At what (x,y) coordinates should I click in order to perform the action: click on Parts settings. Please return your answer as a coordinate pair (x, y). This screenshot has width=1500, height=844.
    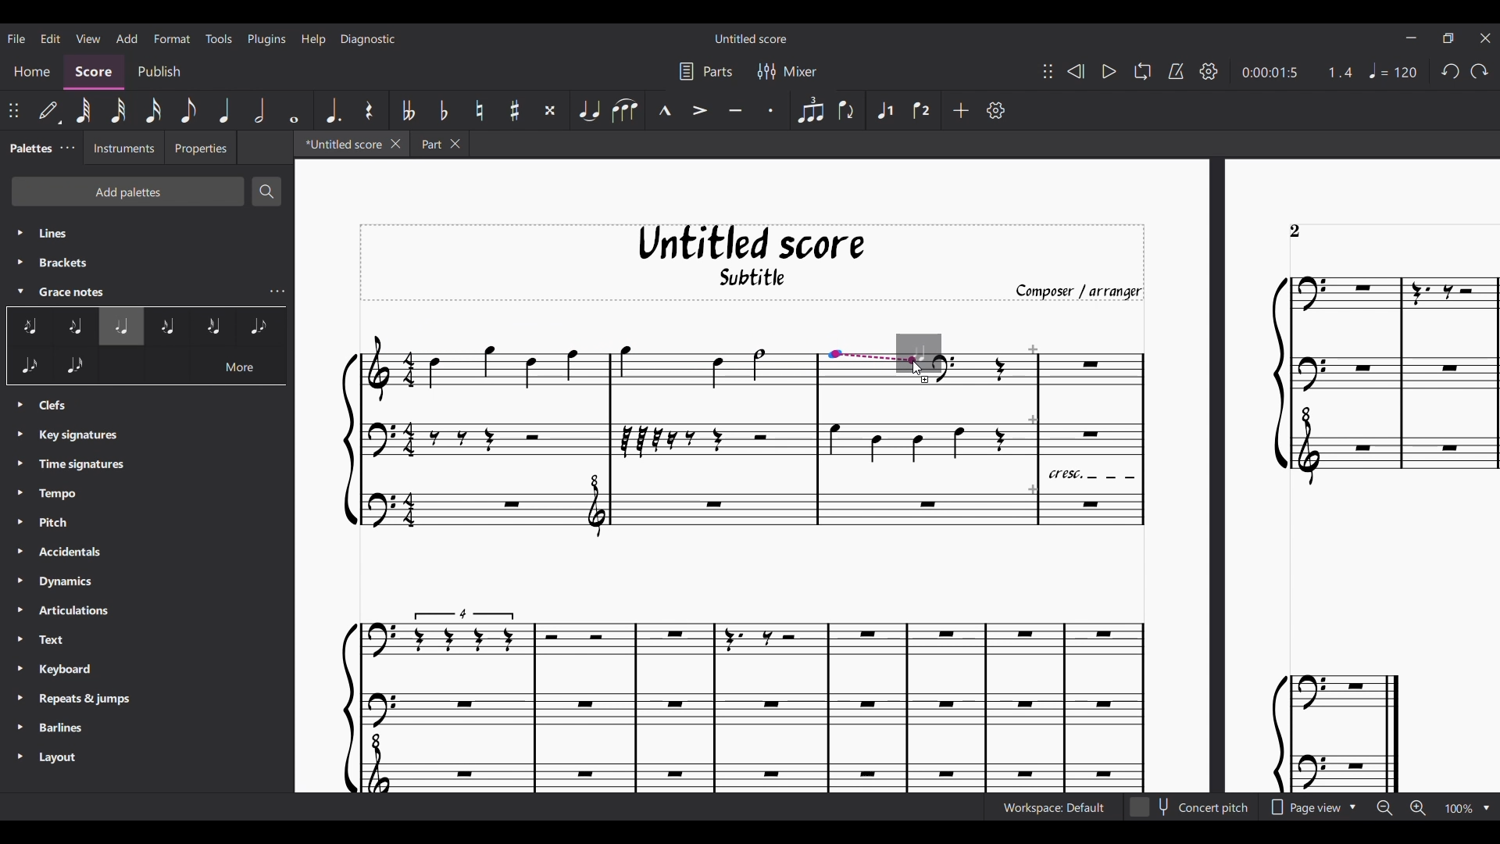
    Looking at the image, I should click on (705, 72).